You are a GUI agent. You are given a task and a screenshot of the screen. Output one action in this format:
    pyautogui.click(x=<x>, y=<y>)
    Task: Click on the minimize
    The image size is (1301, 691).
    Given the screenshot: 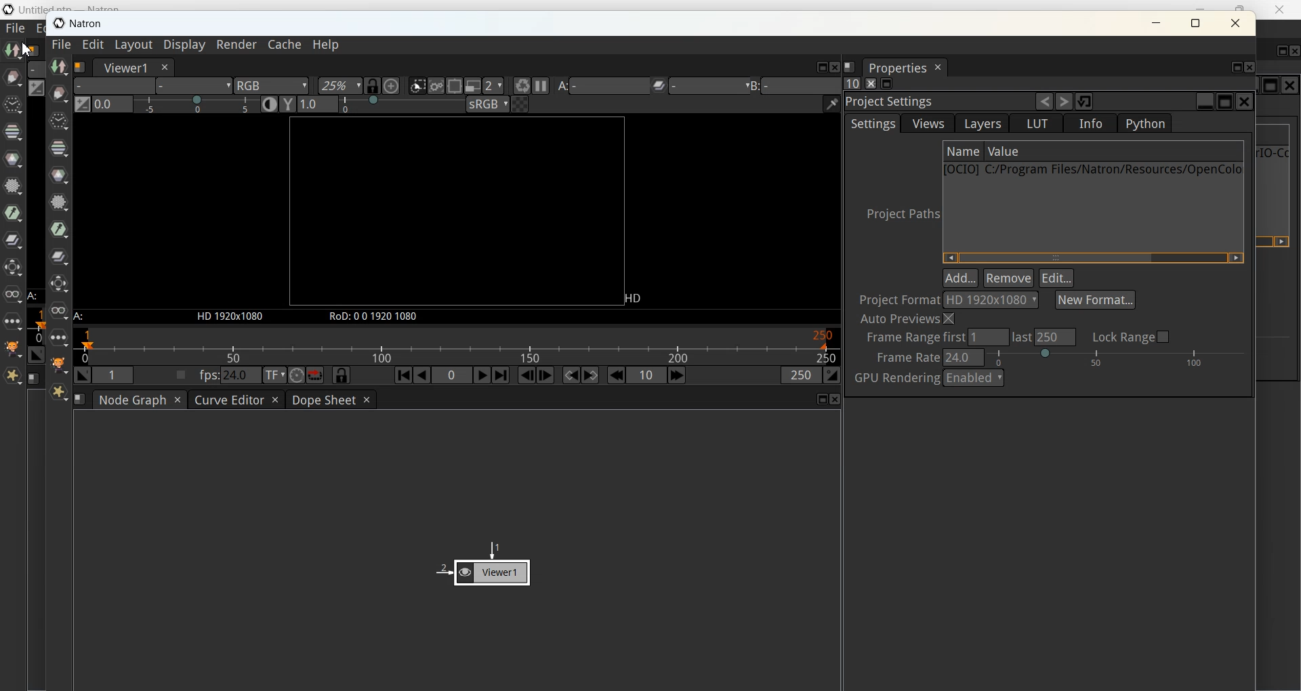 What is the action you would take?
    pyautogui.click(x=1157, y=24)
    